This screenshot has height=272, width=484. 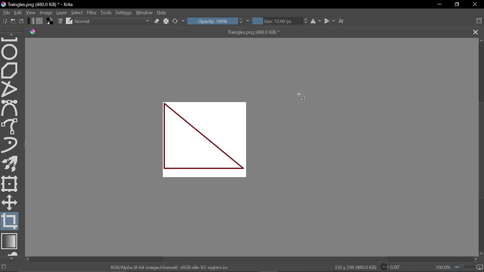 What do you see at coordinates (10, 145) in the screenshot?
I see `Dynamic brush tool` at bounding box center [10, 145].